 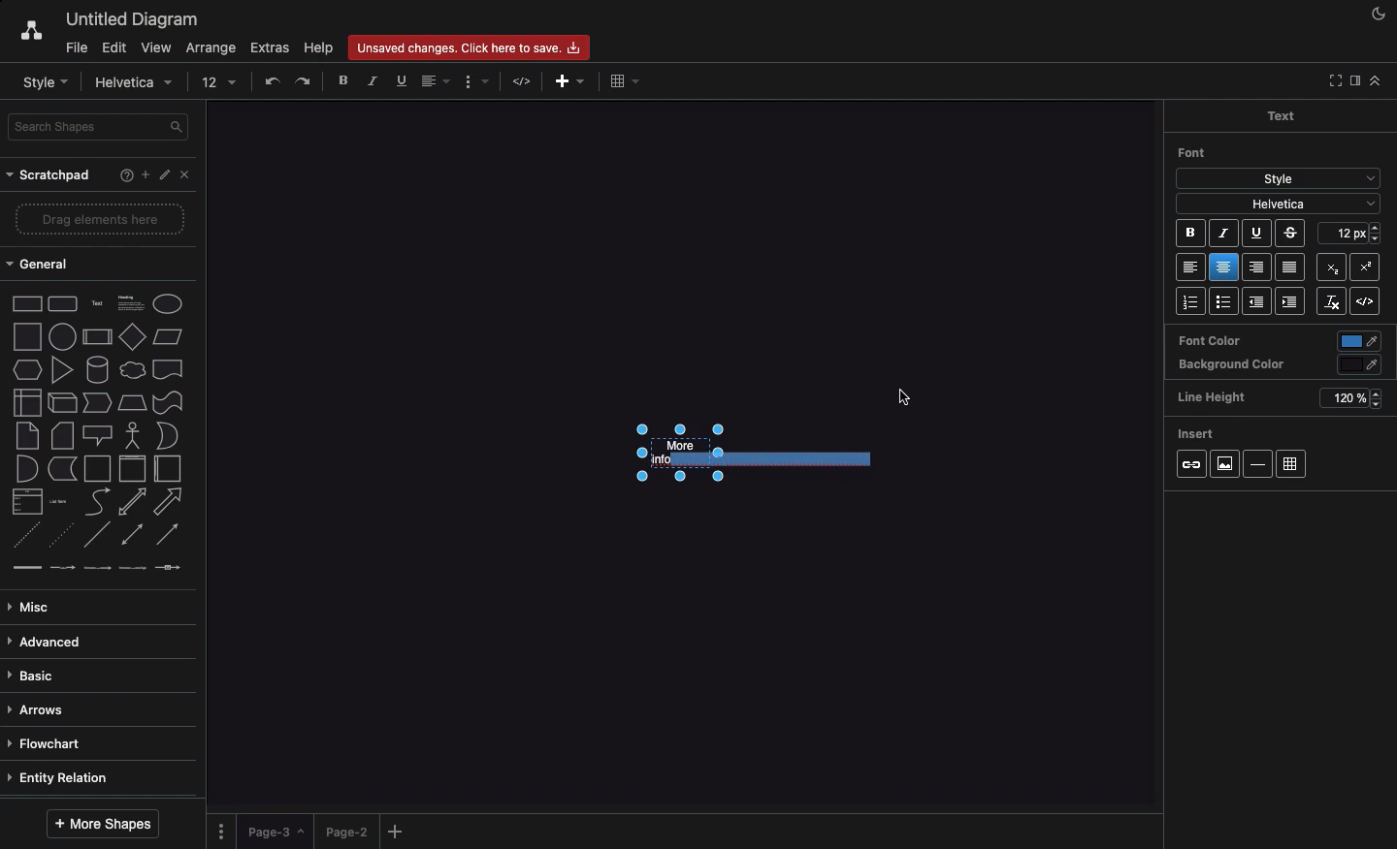 I want to click on curve, so click(x=98, y=500).